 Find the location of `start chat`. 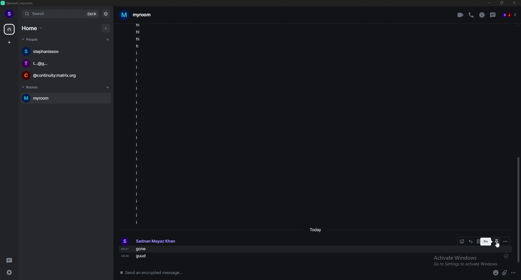

start chat is located at coordinates (108, 40).